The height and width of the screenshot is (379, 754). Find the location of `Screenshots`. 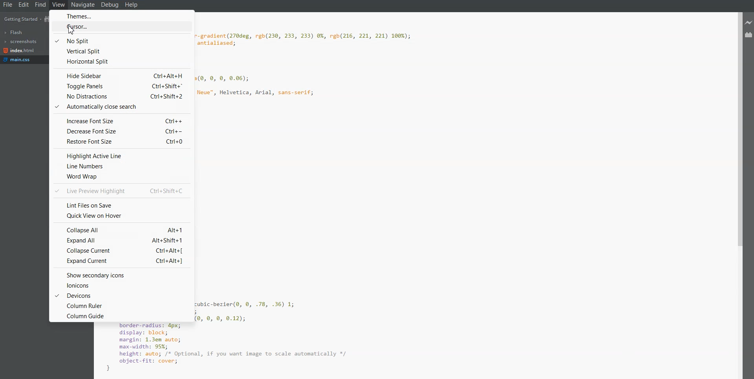

Screenshots is located at coordinates (20, 42).